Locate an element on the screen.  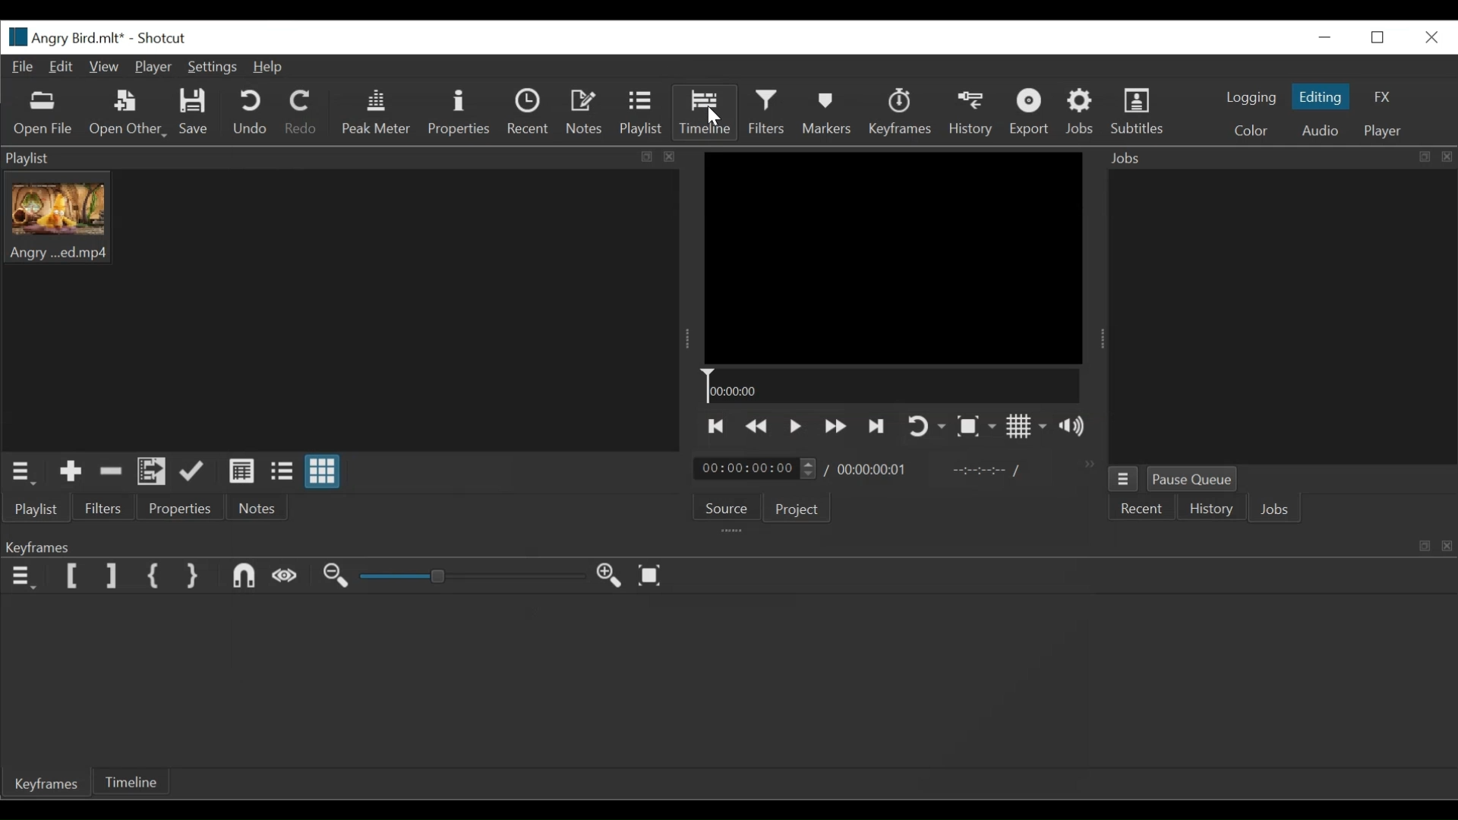
Update is located at coordinates (192, 471).